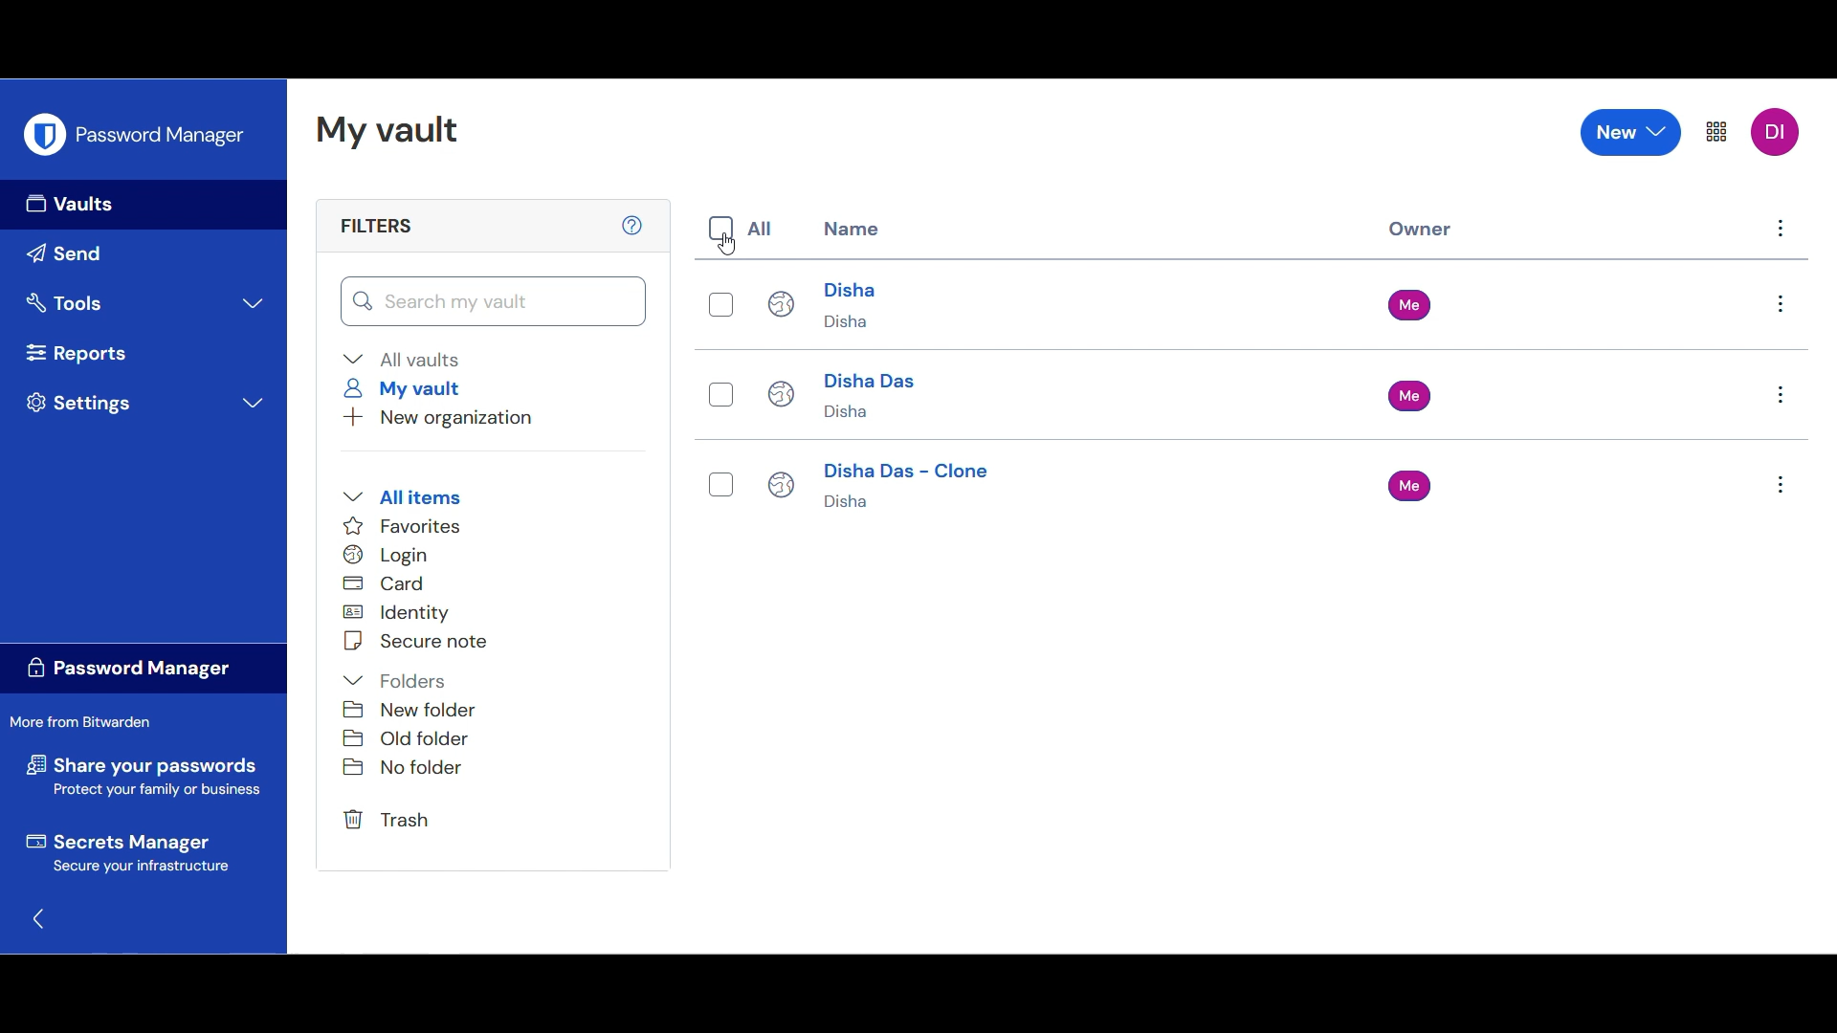 The height and width of the screenshot is (1033, 1837). Describe the element at coordinates (826, 303) in the screenshot. I see `Disha      Disha` at that location.